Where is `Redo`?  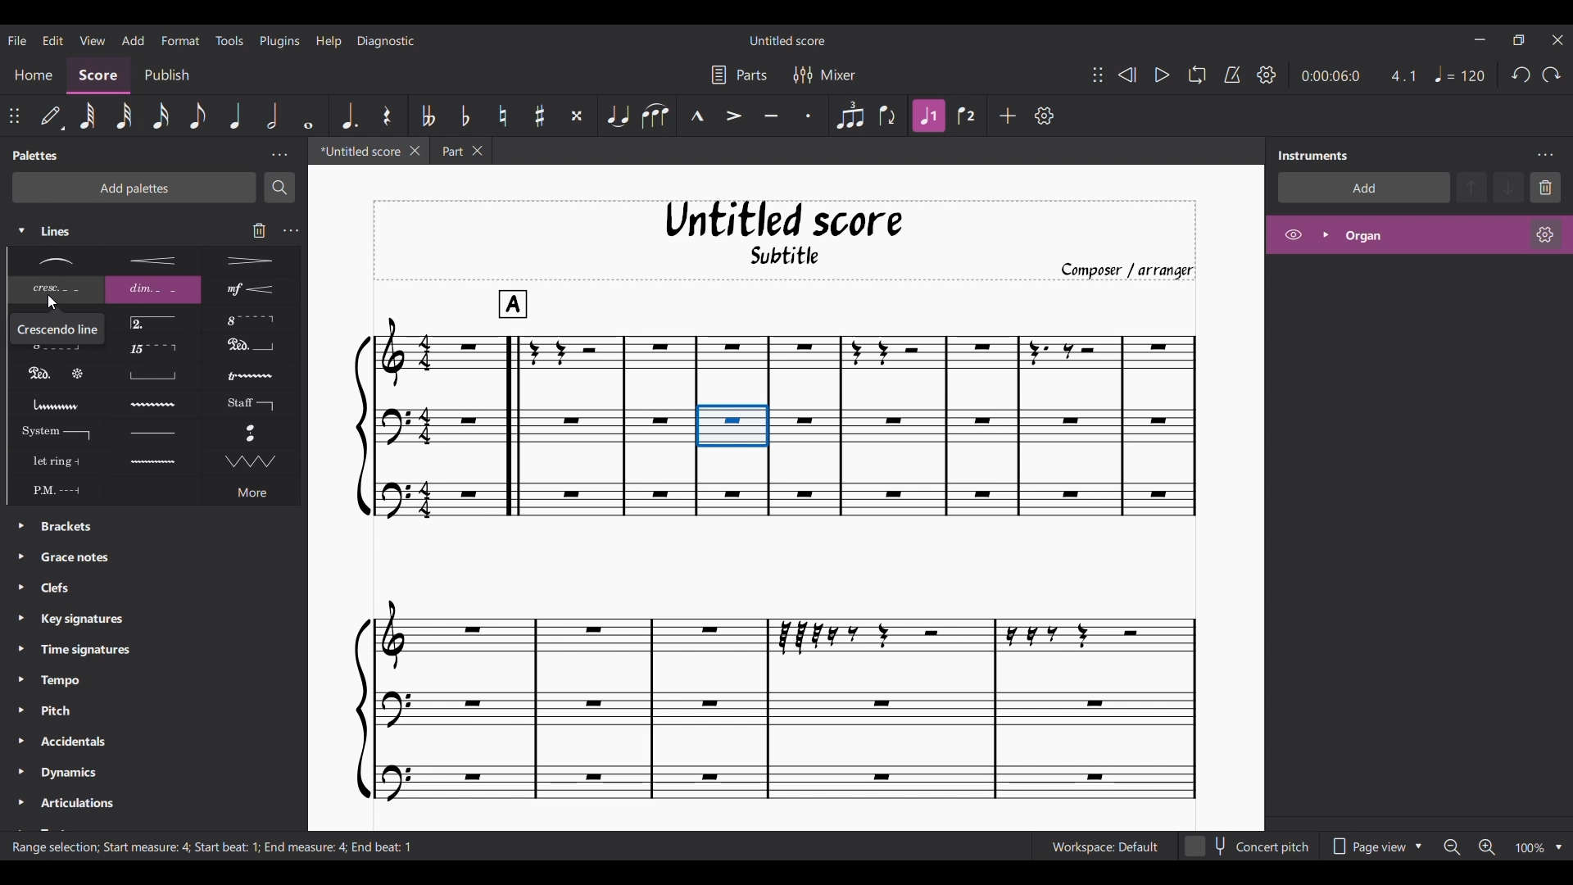 Redo is located at coordinates (1551, 74).